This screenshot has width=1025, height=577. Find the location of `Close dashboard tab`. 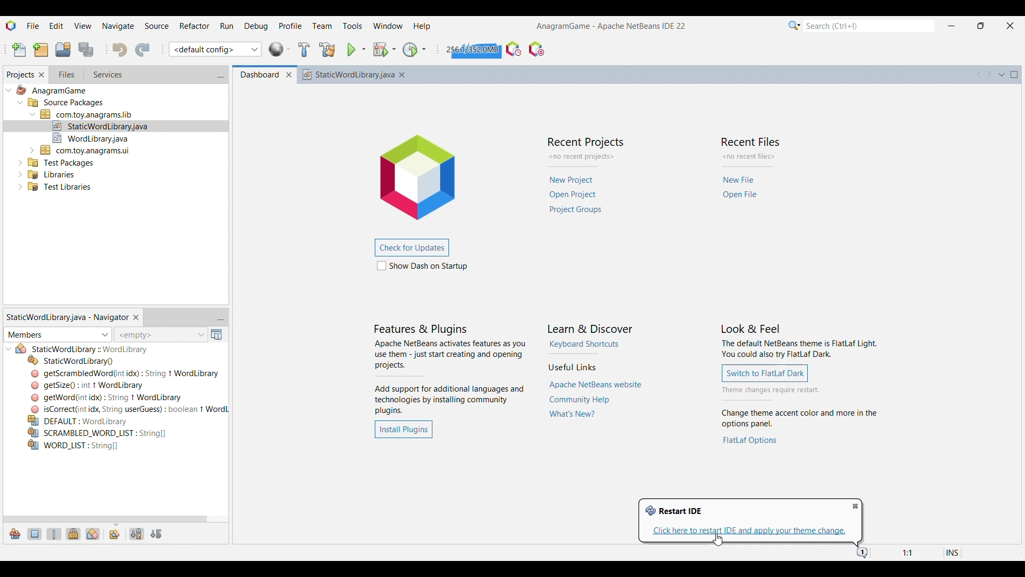

Close dashboard tab is located at coordinates (289, 75).